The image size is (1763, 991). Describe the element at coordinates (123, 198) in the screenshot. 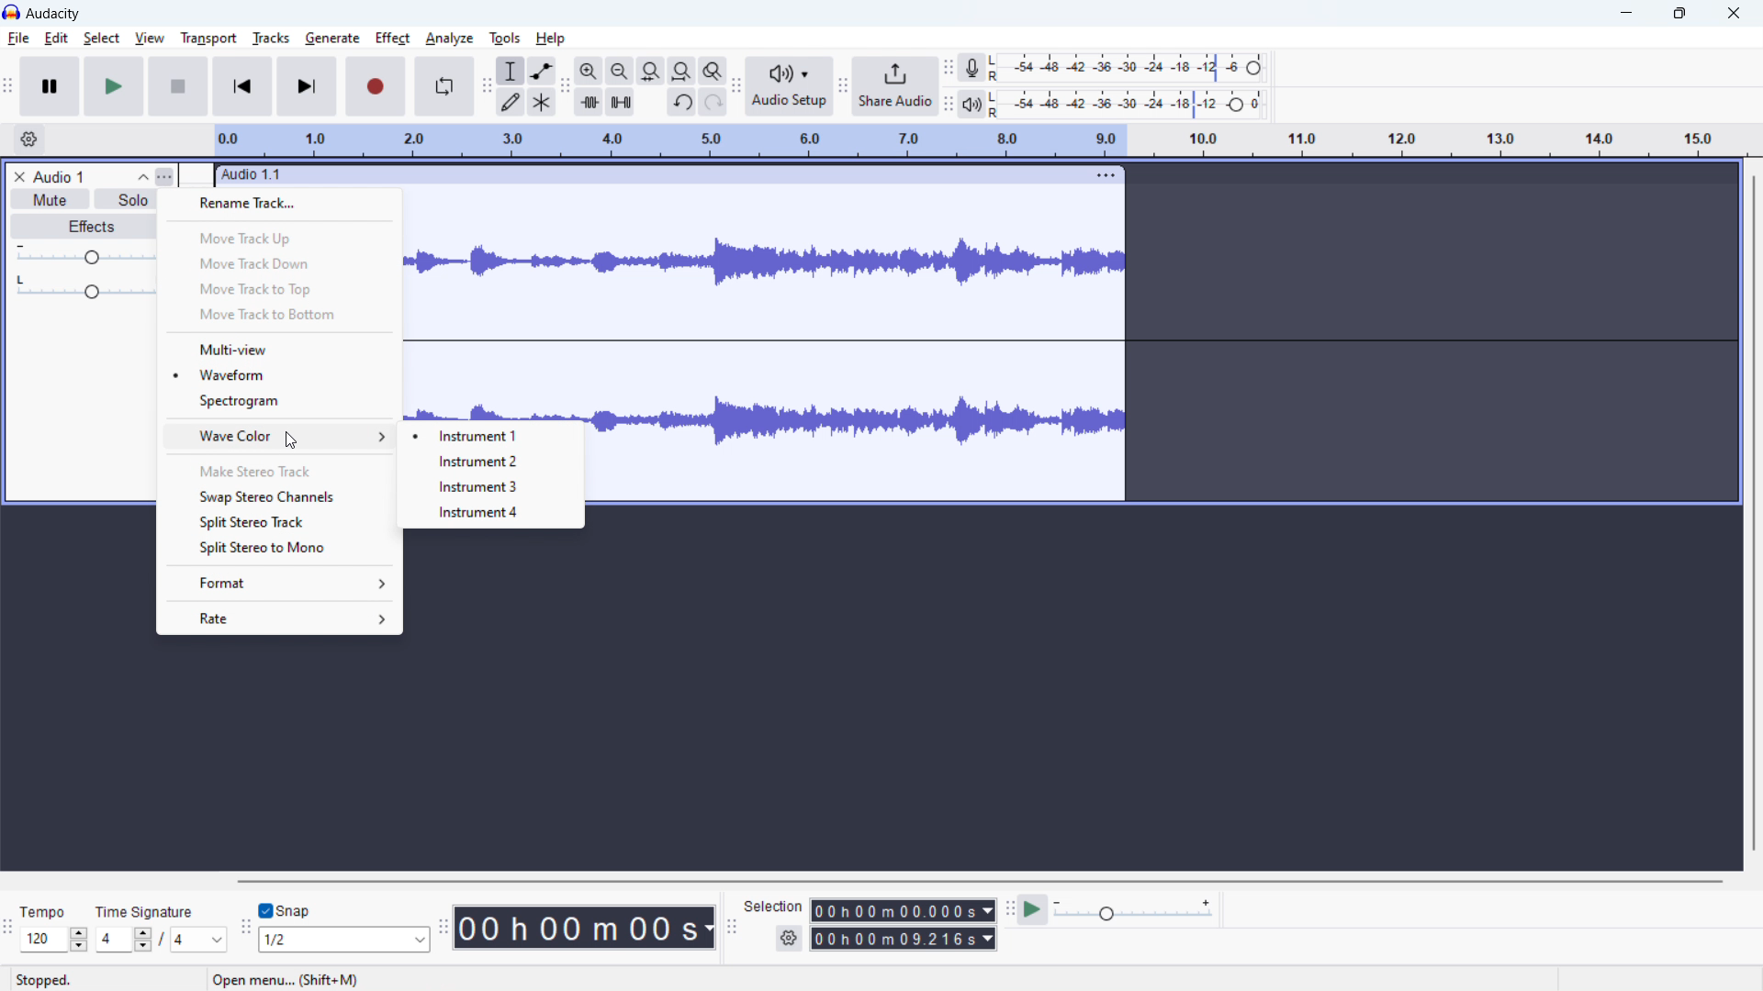

I see `solo` at that location.